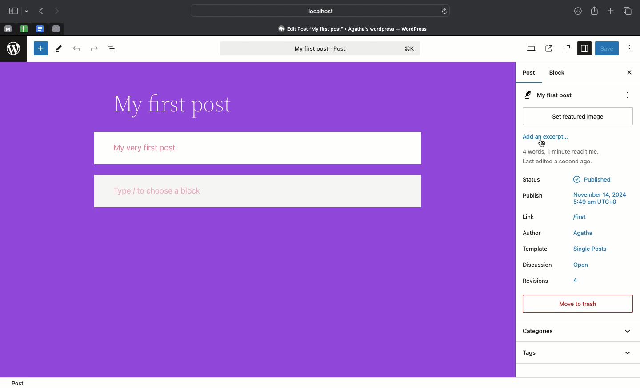  What do you see at coordinates (532, 49) in the screenshot?
I see `View` at bounding box center [532, 49].